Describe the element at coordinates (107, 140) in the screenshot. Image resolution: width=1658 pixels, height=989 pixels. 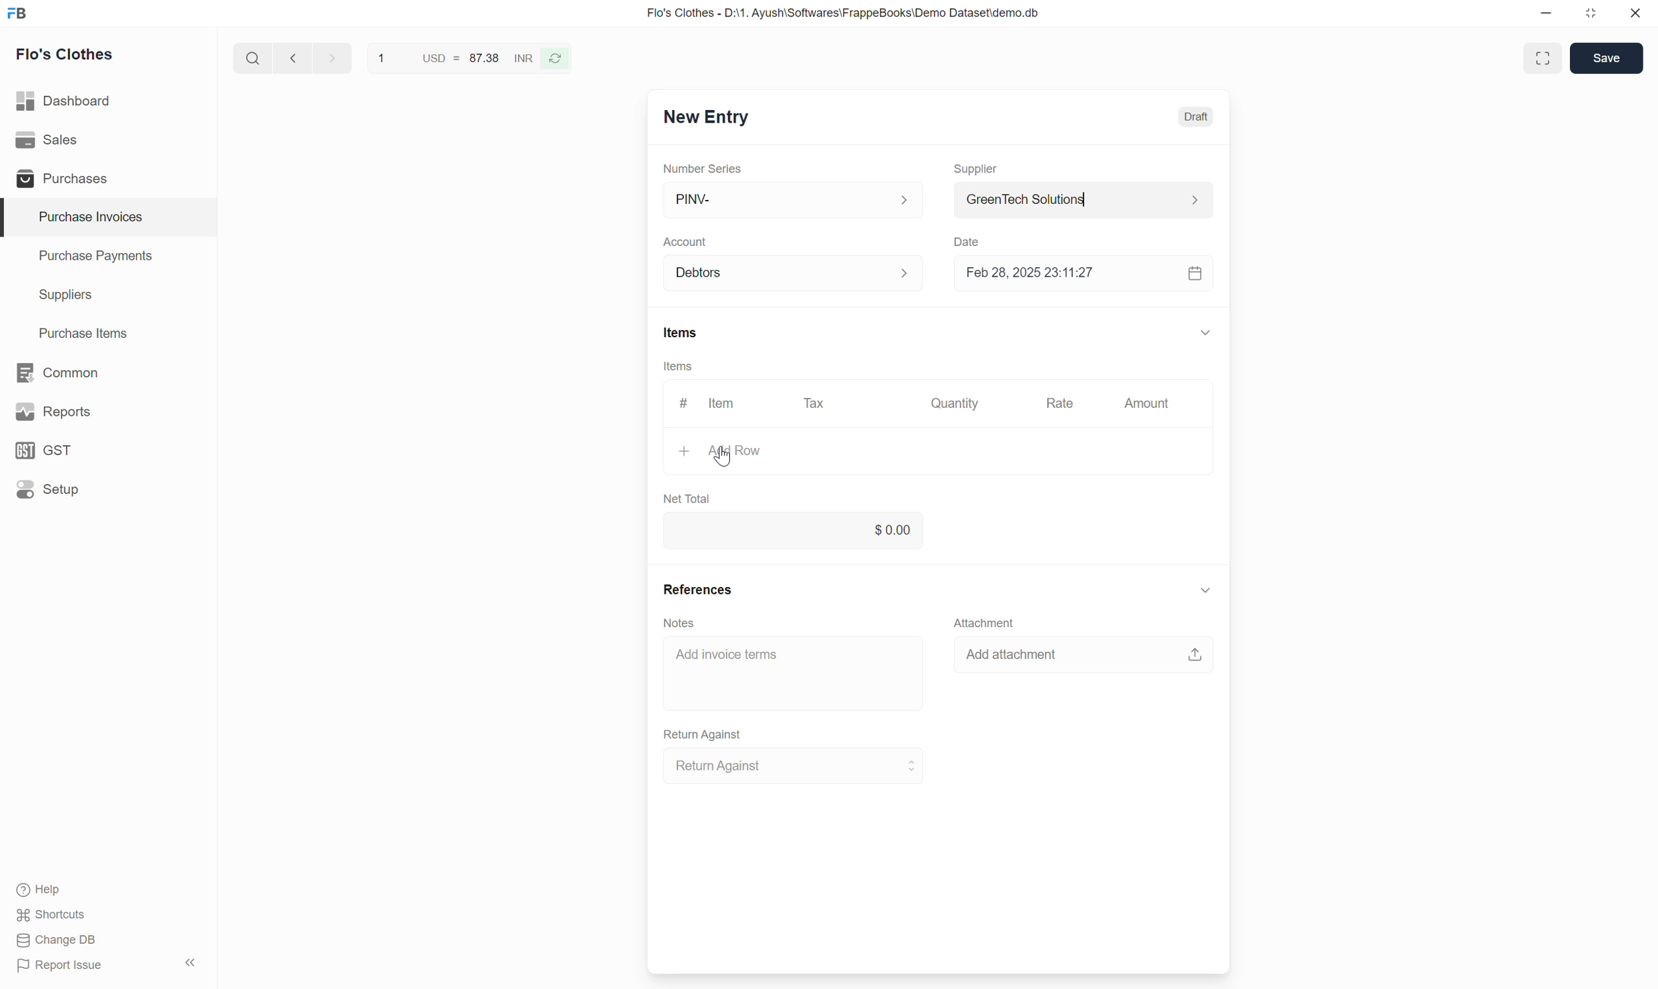
I see `Sales` at that location.